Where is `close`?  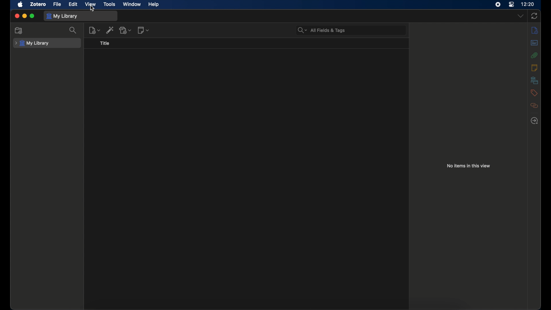 close is located at coordinates (17, 16).